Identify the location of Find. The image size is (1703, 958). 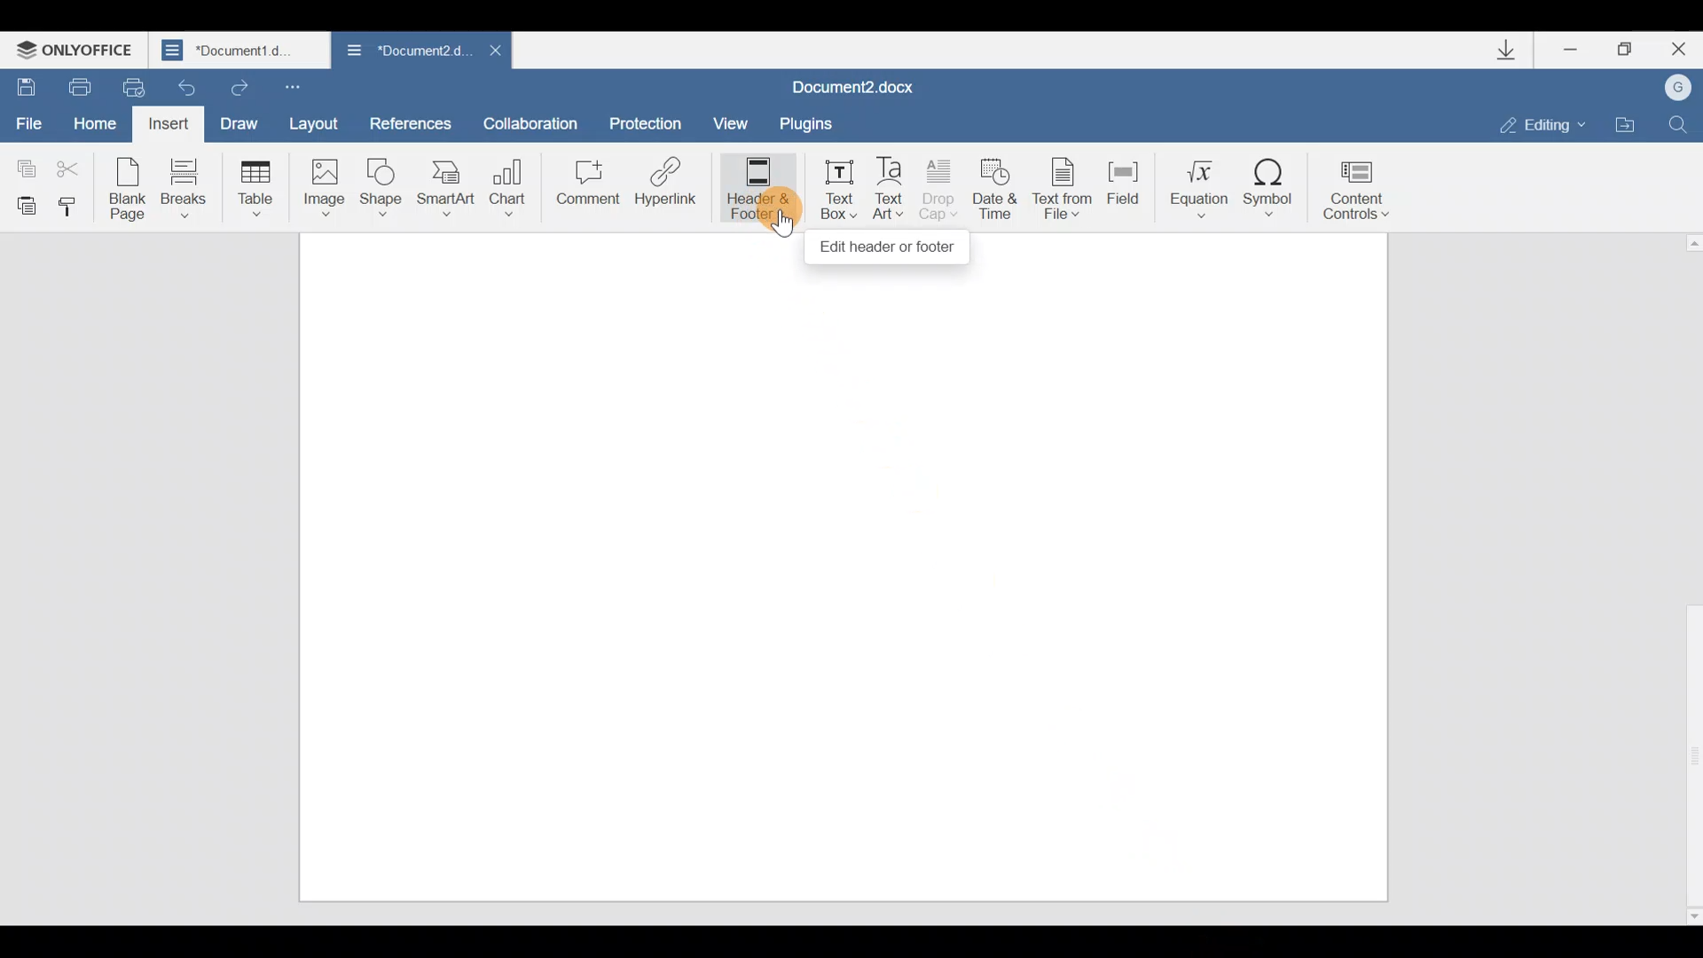
(1685, 122).